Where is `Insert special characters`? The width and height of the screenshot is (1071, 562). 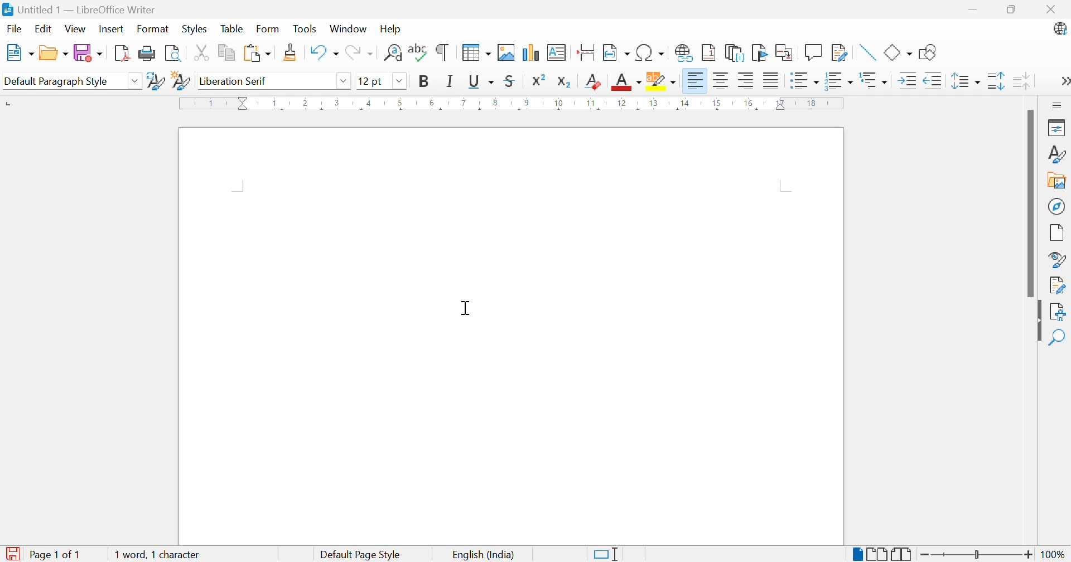 Insert special characters is located at coordinates (652, 52).